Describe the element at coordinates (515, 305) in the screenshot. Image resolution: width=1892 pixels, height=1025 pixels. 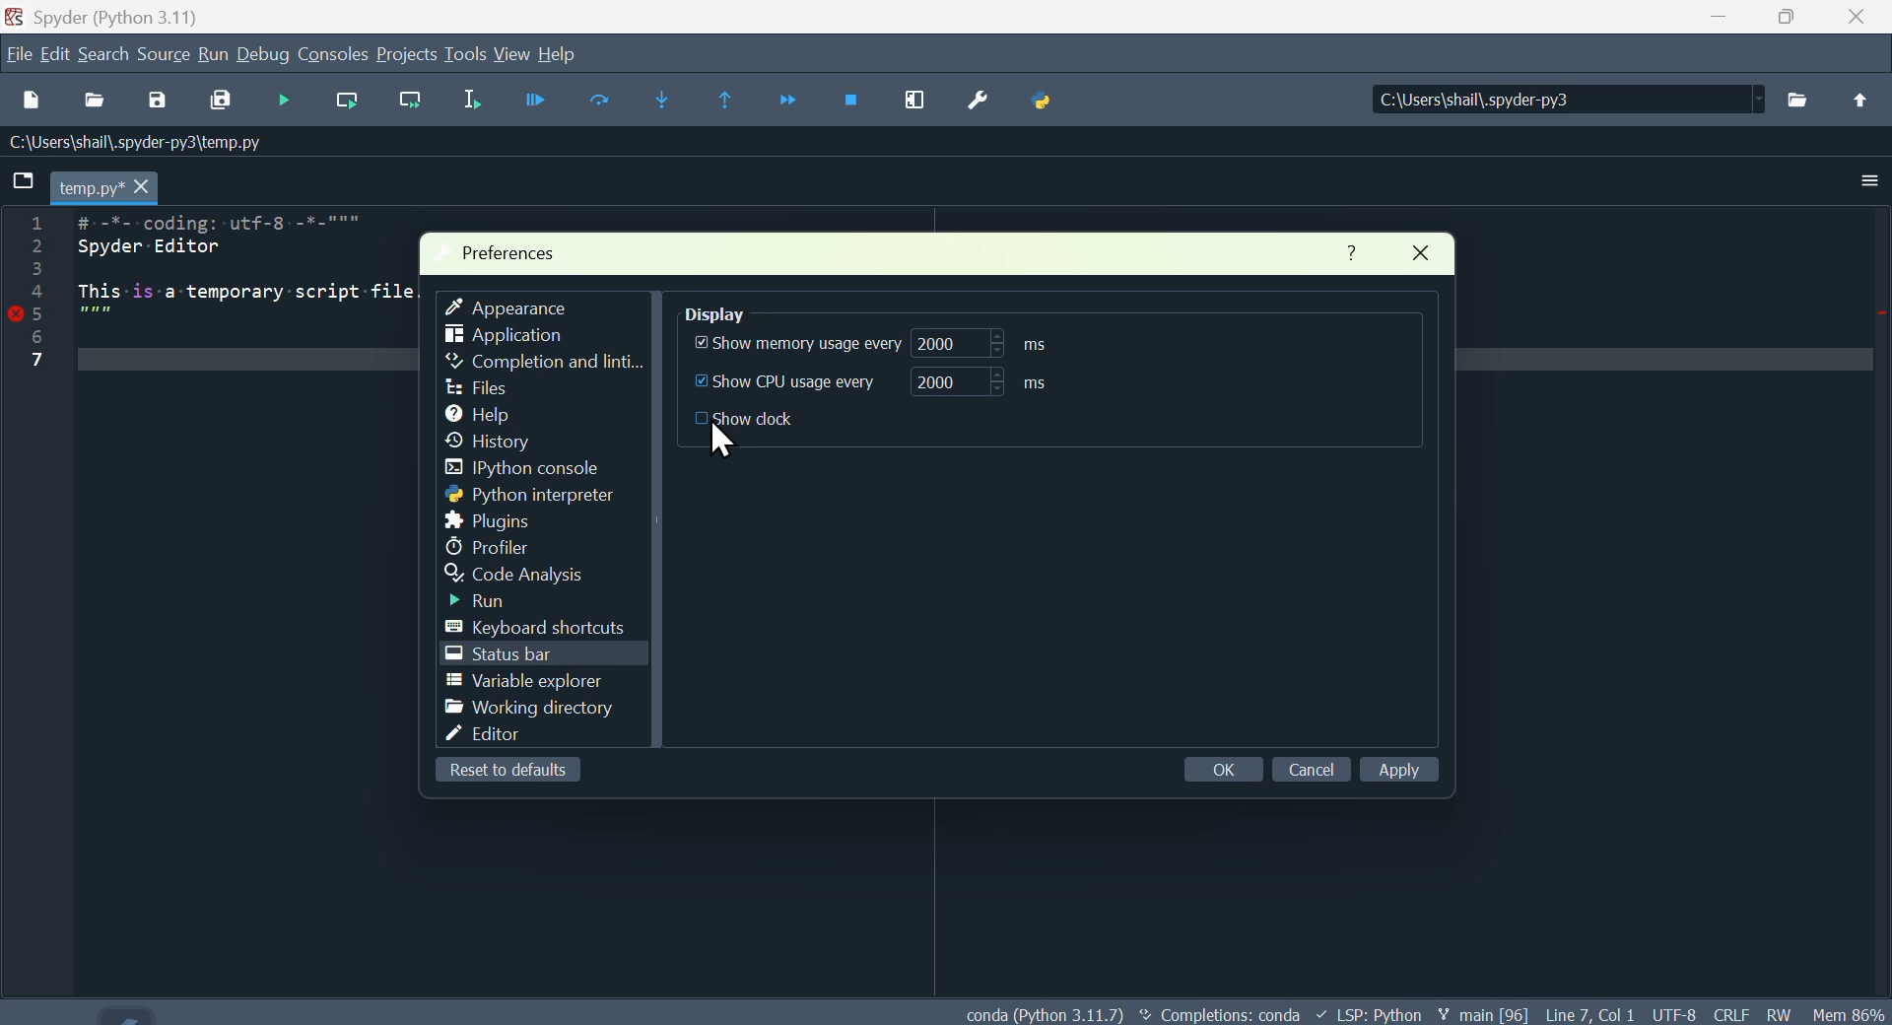
I see `Appearance` at that location.